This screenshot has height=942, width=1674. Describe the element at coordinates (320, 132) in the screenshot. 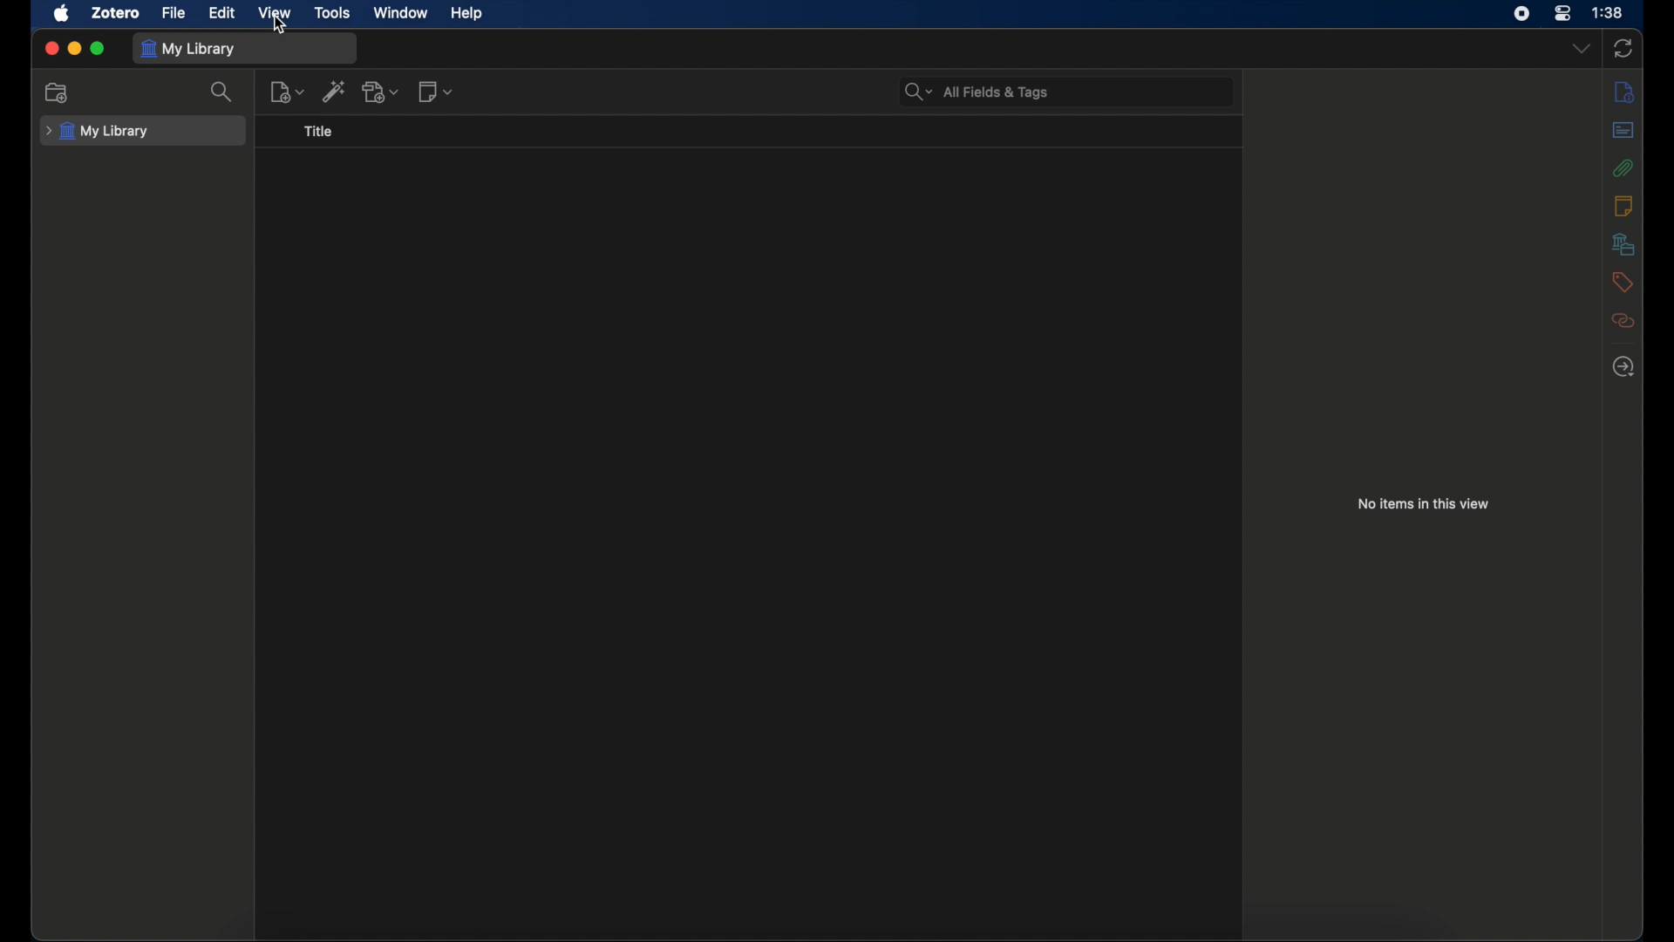

I see `title` at that location.